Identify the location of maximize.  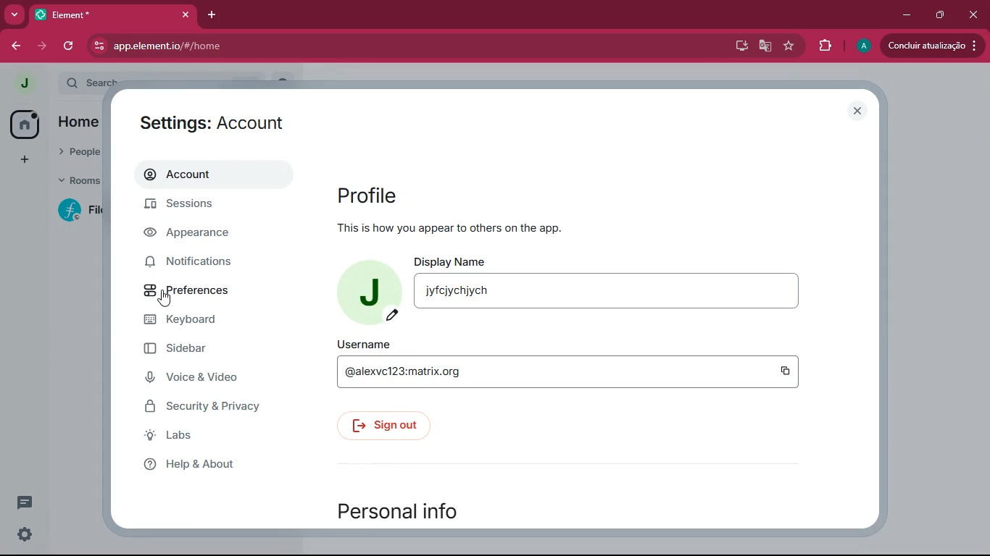
(937, 16).